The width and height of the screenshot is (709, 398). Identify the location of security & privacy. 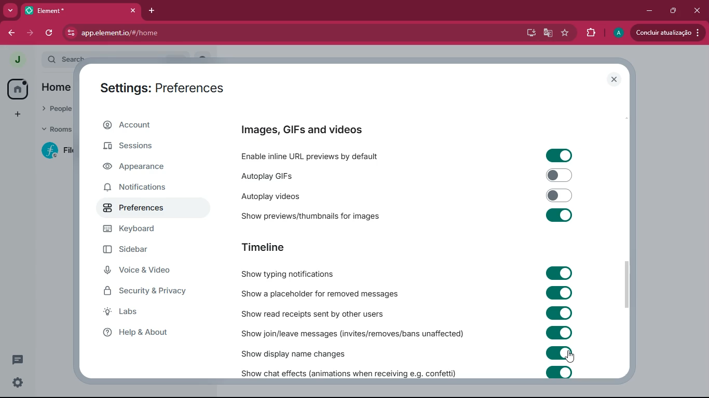
(147, 291).